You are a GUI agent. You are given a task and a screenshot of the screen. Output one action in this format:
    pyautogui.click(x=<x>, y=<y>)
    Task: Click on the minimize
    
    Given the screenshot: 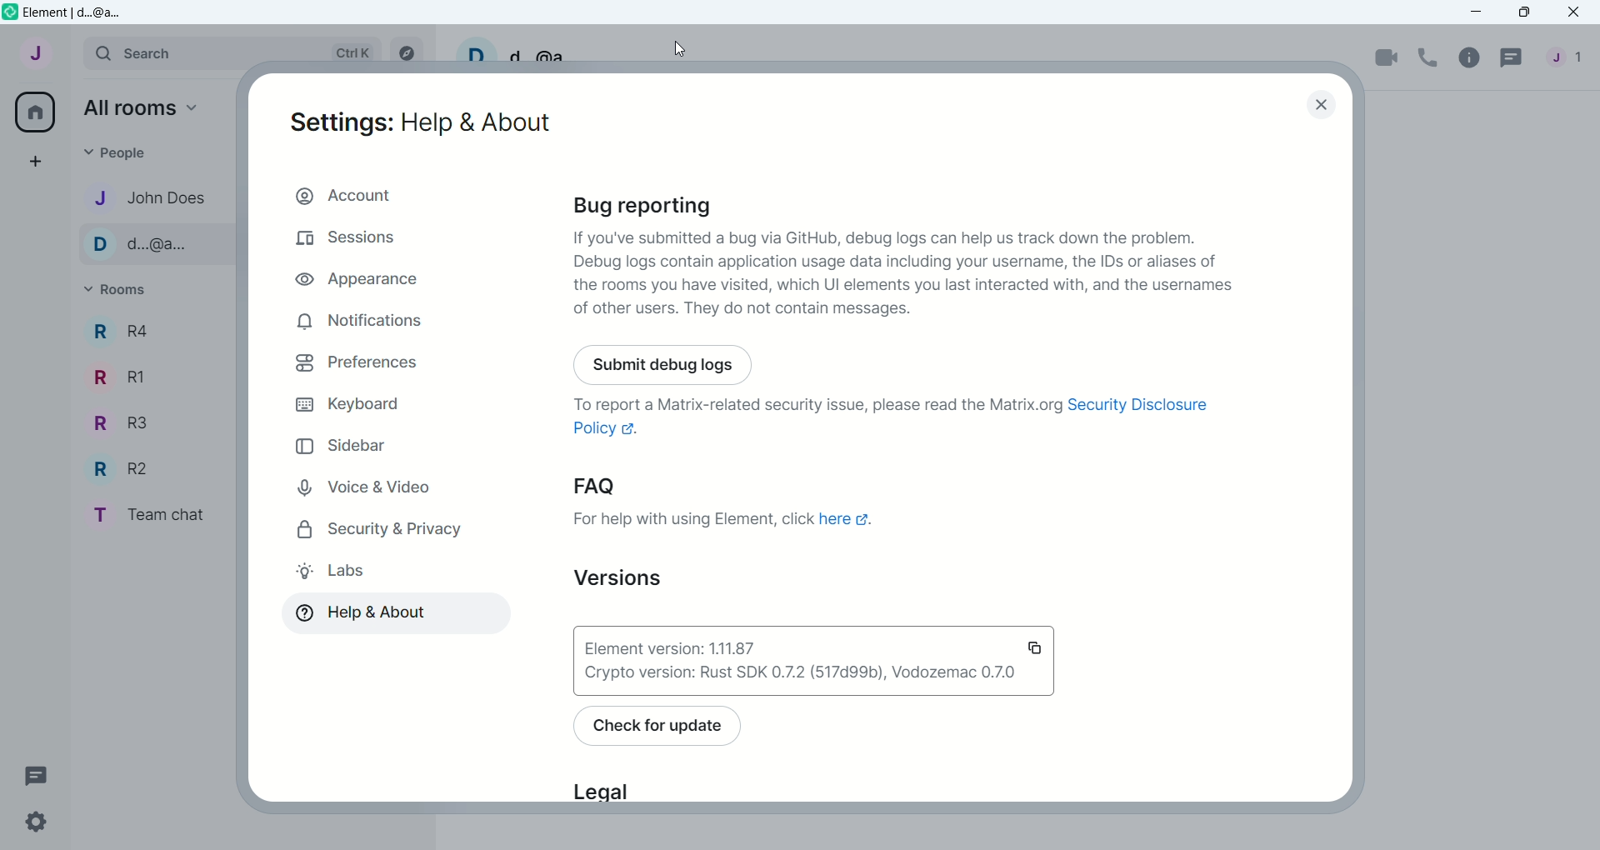 What is the action you would take?
    pyautogui.click(x=1479, y=12)
    